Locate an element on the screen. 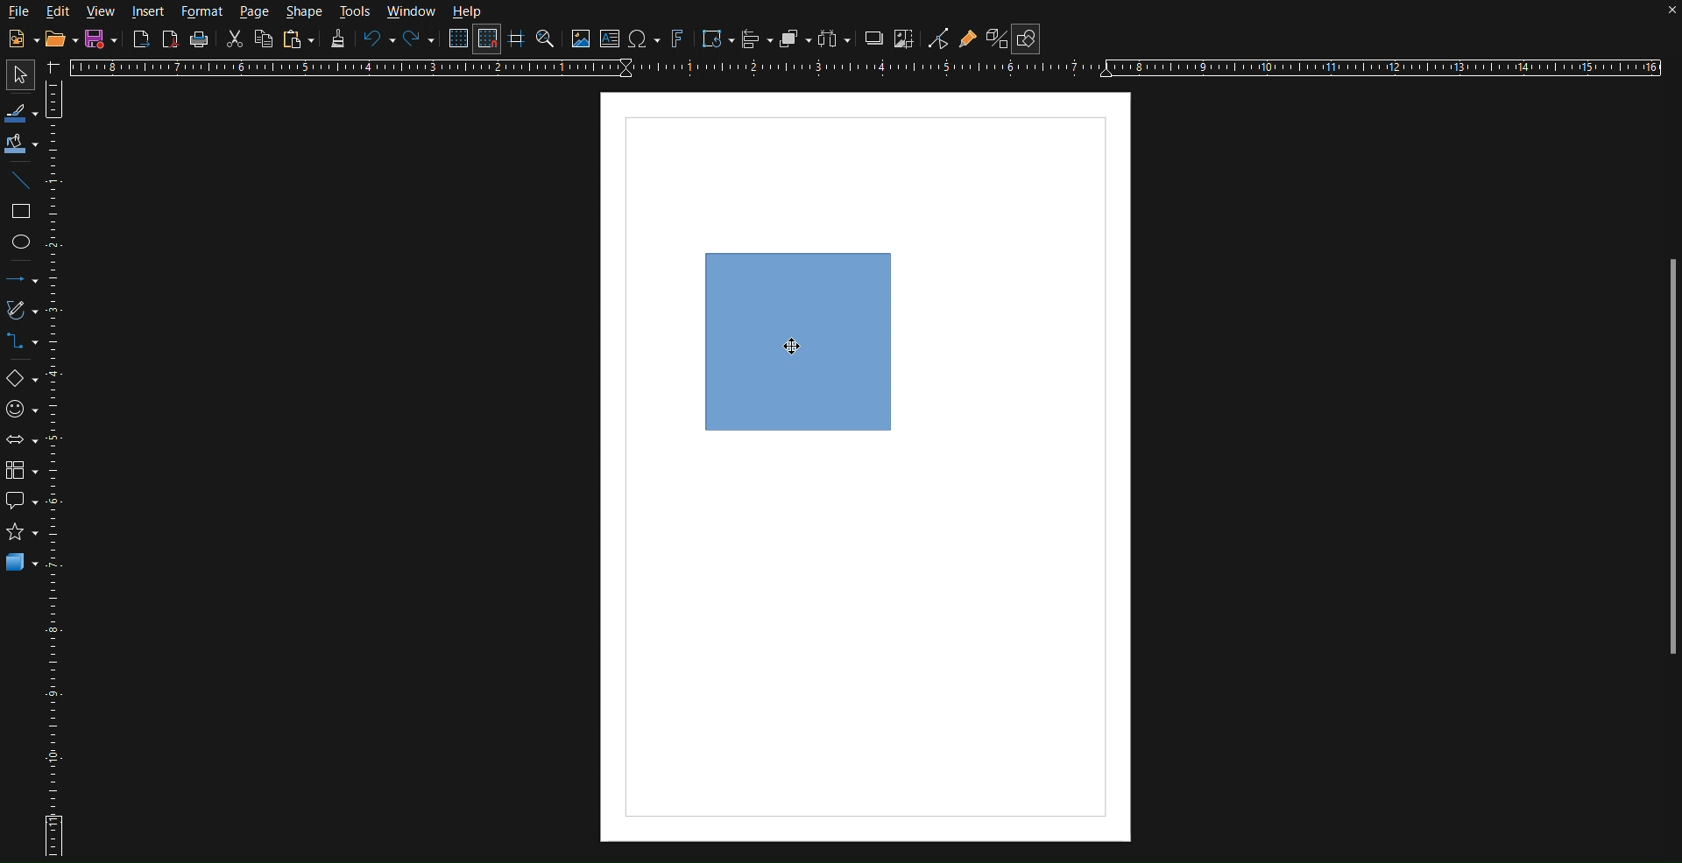 This screenshot has height=863, width=1682. Toggle Point Edit Mode is located at coordinates (938, 39).